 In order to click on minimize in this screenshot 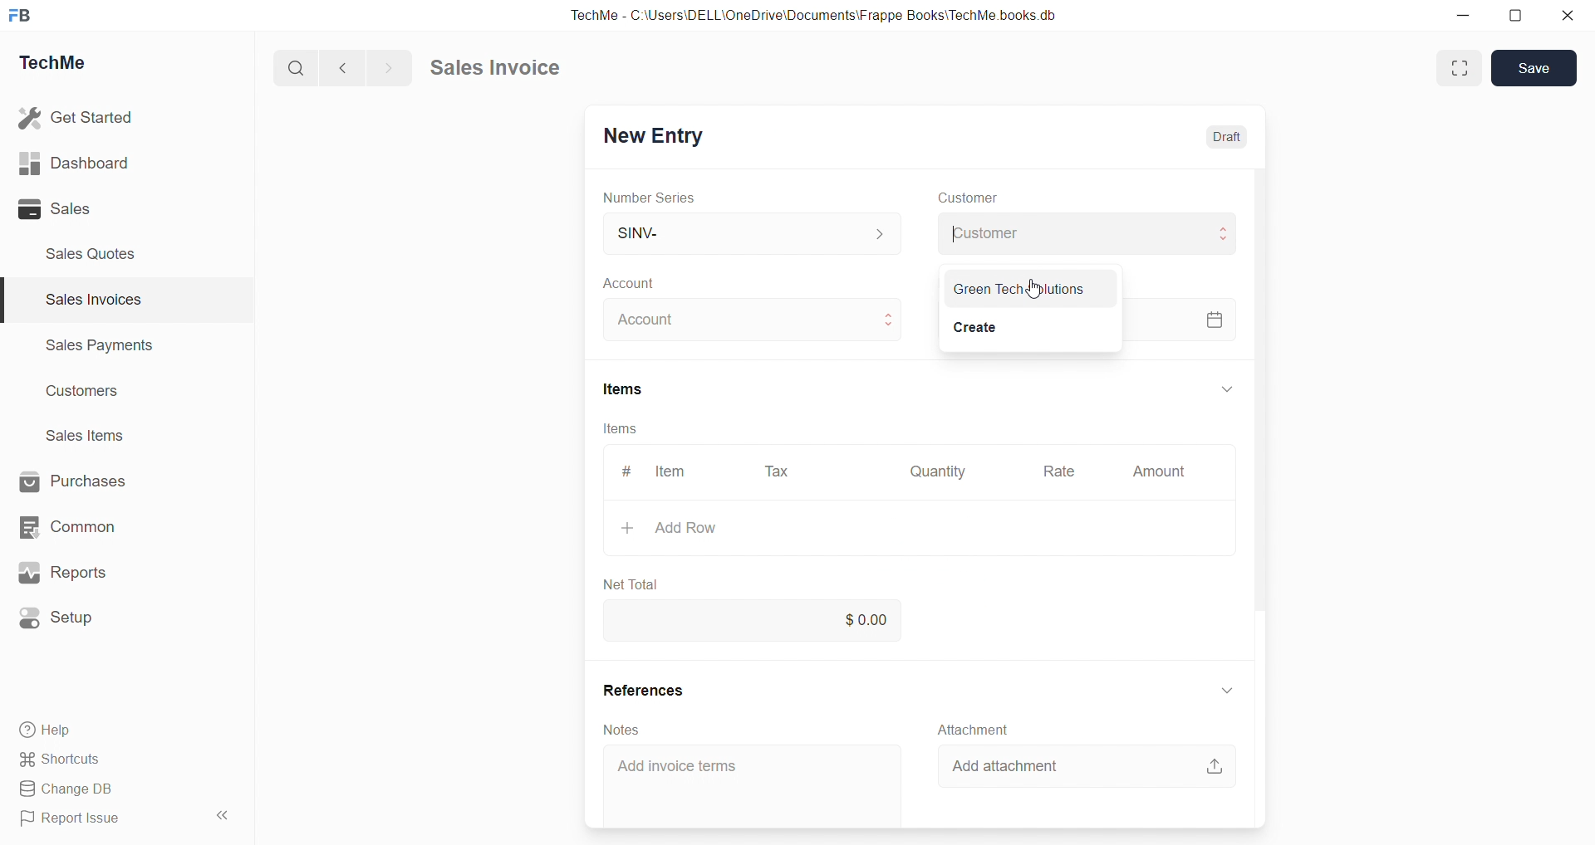, I will do `click(1462, 15)`.